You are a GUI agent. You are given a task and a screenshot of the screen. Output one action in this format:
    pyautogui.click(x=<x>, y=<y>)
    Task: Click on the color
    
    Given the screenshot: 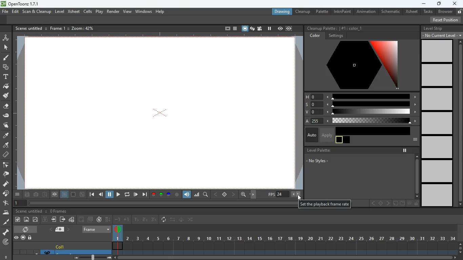 What is the action you would take?
    pyautogui.click(x=315, y=36)
    